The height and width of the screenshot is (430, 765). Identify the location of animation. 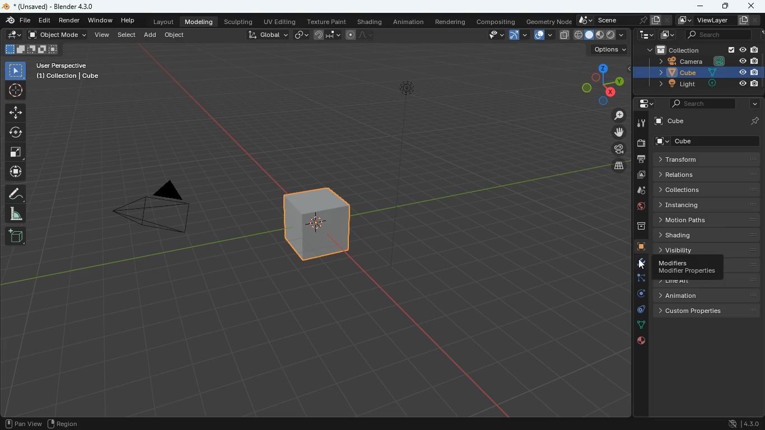
(710, 295).